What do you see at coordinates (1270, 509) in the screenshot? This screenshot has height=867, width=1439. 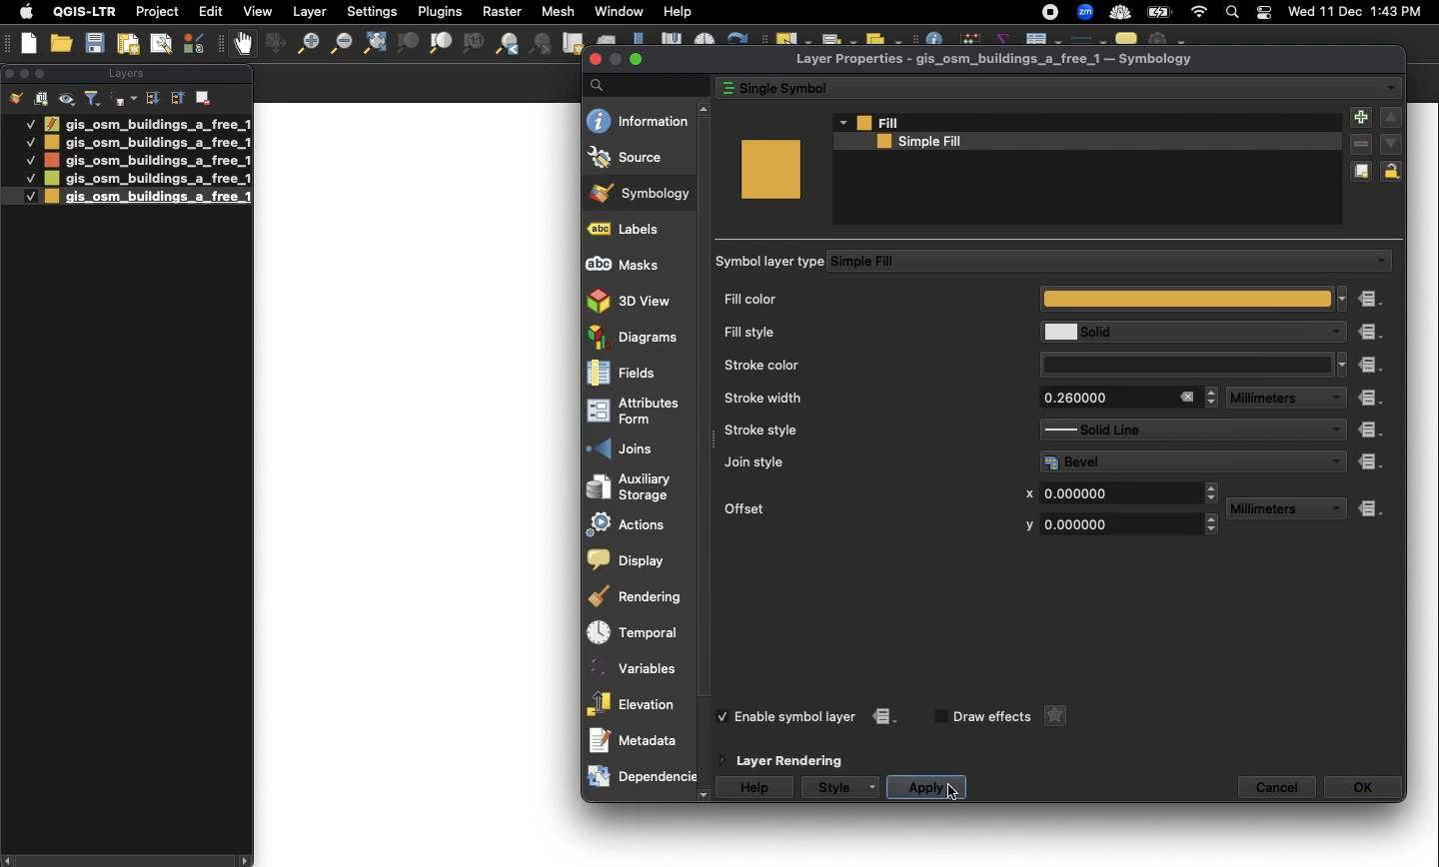 I see `Millimeters` at bounding box center [1270, 509].